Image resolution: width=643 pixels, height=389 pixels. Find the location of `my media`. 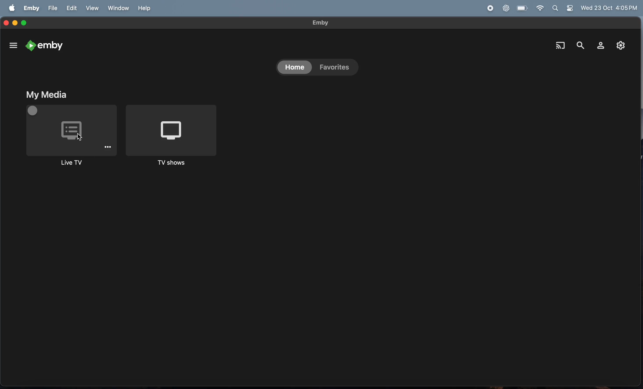

my media is located at coordinates (46, 95).